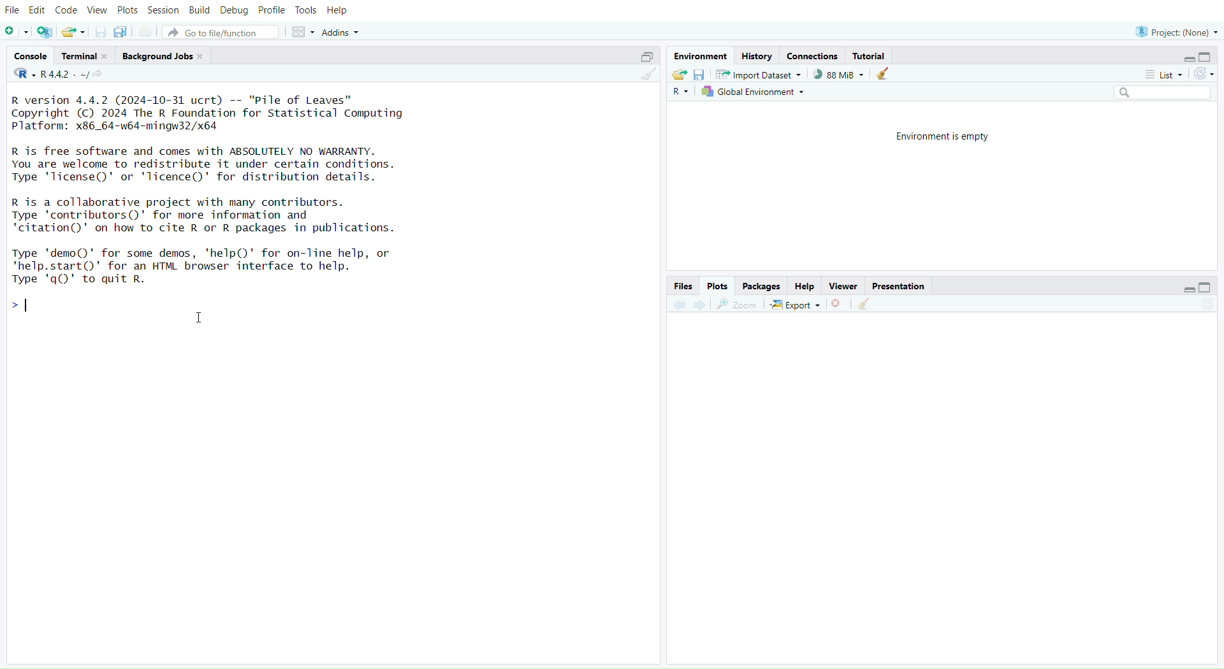  Describe the element at coordinates (271, 10) in the screenshot. I see `profile` at that location.